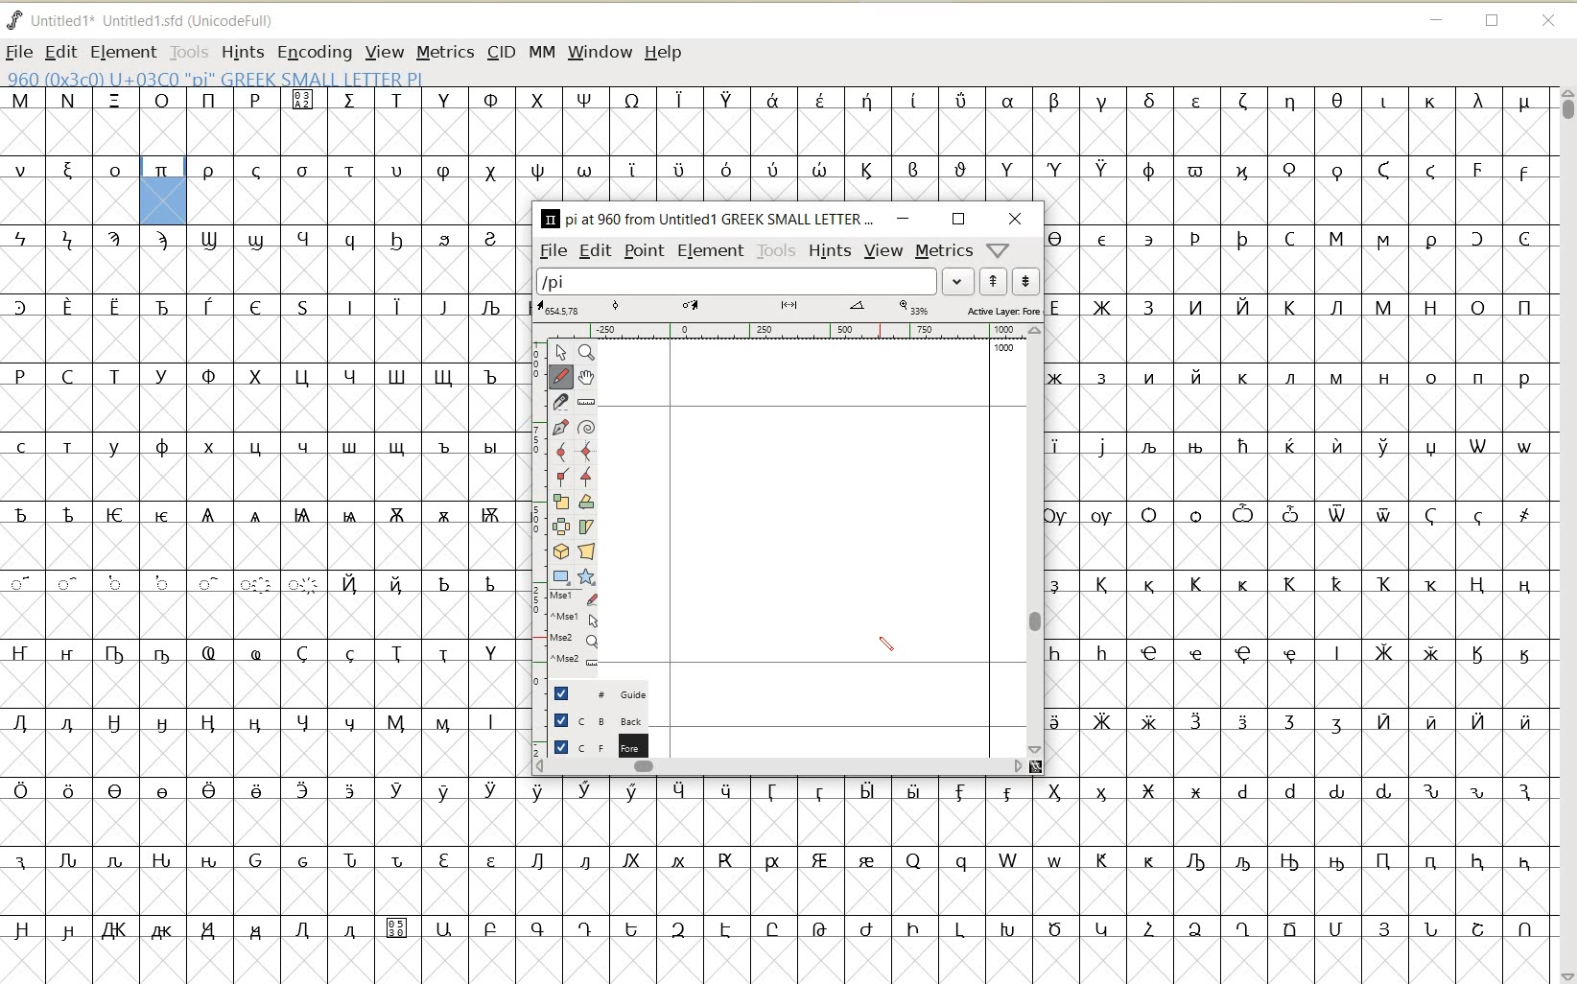  Describe the element at coordinates (774, 251) in the screenshot. I see `TOOLS` at that location.